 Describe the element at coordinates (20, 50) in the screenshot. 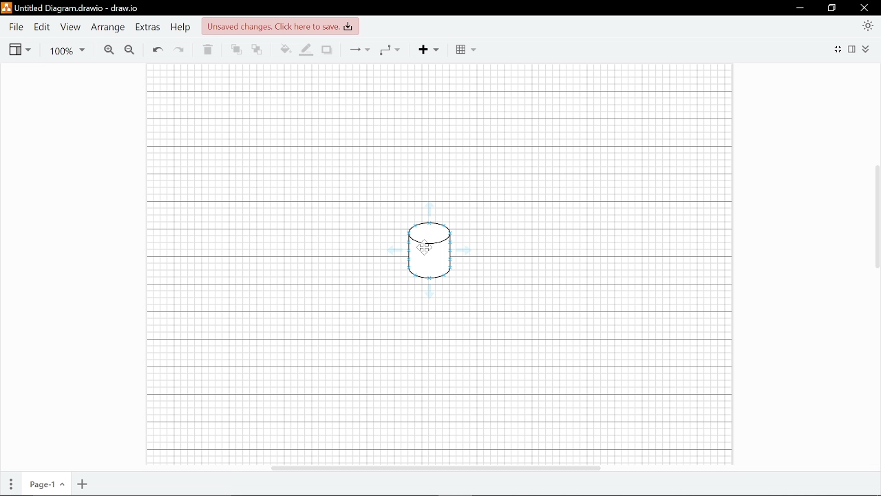

I see `View` at that location.